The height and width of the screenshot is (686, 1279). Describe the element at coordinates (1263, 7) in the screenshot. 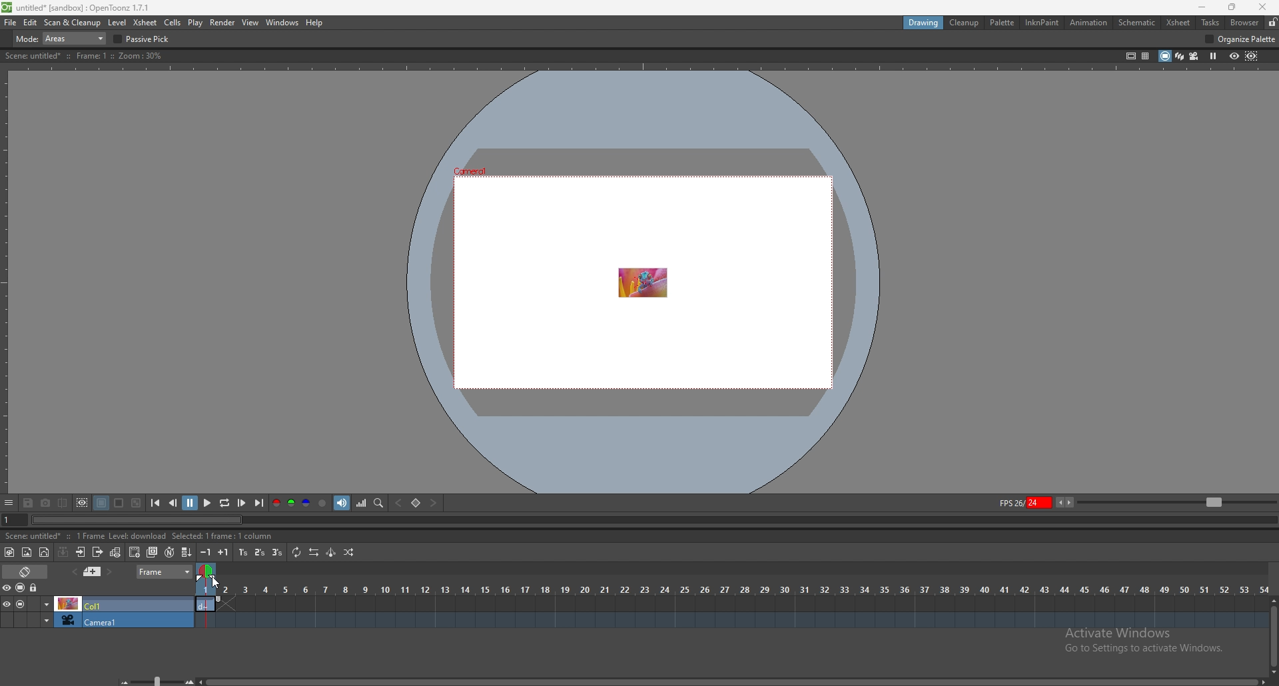

I see `close` at that location.